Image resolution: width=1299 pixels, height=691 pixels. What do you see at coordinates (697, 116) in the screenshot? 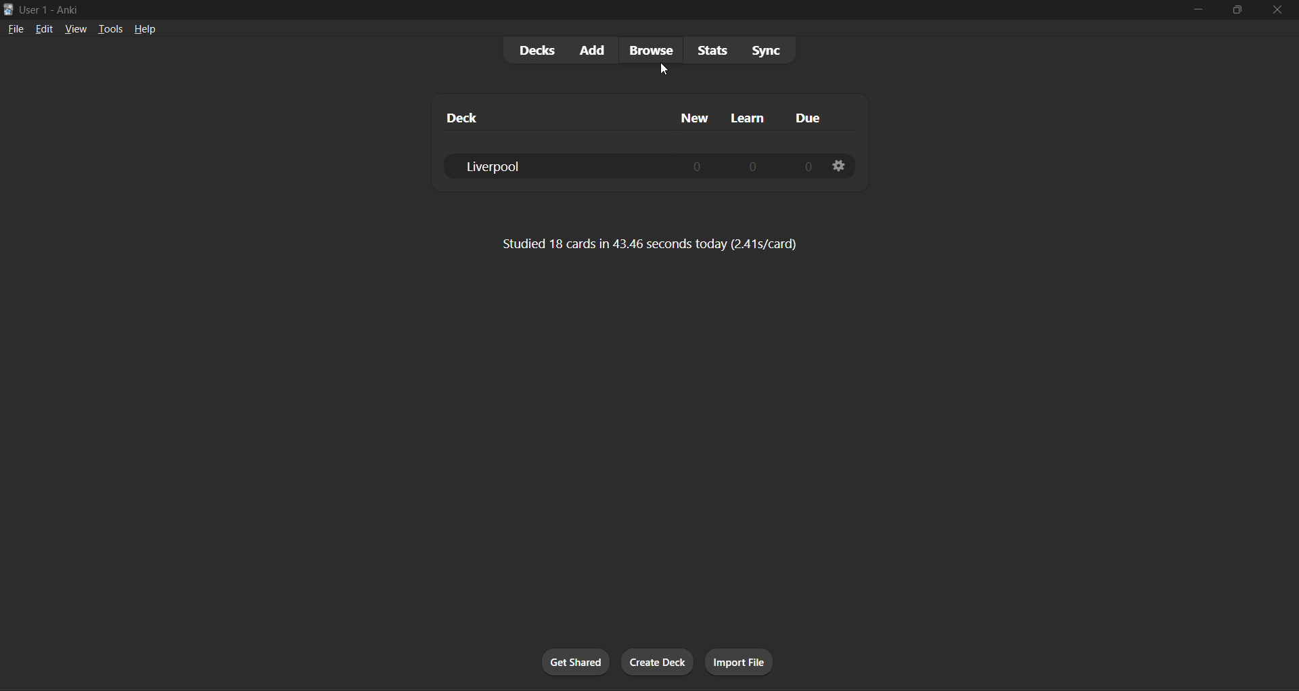
I see `new column` at bounding box center [697, 116].